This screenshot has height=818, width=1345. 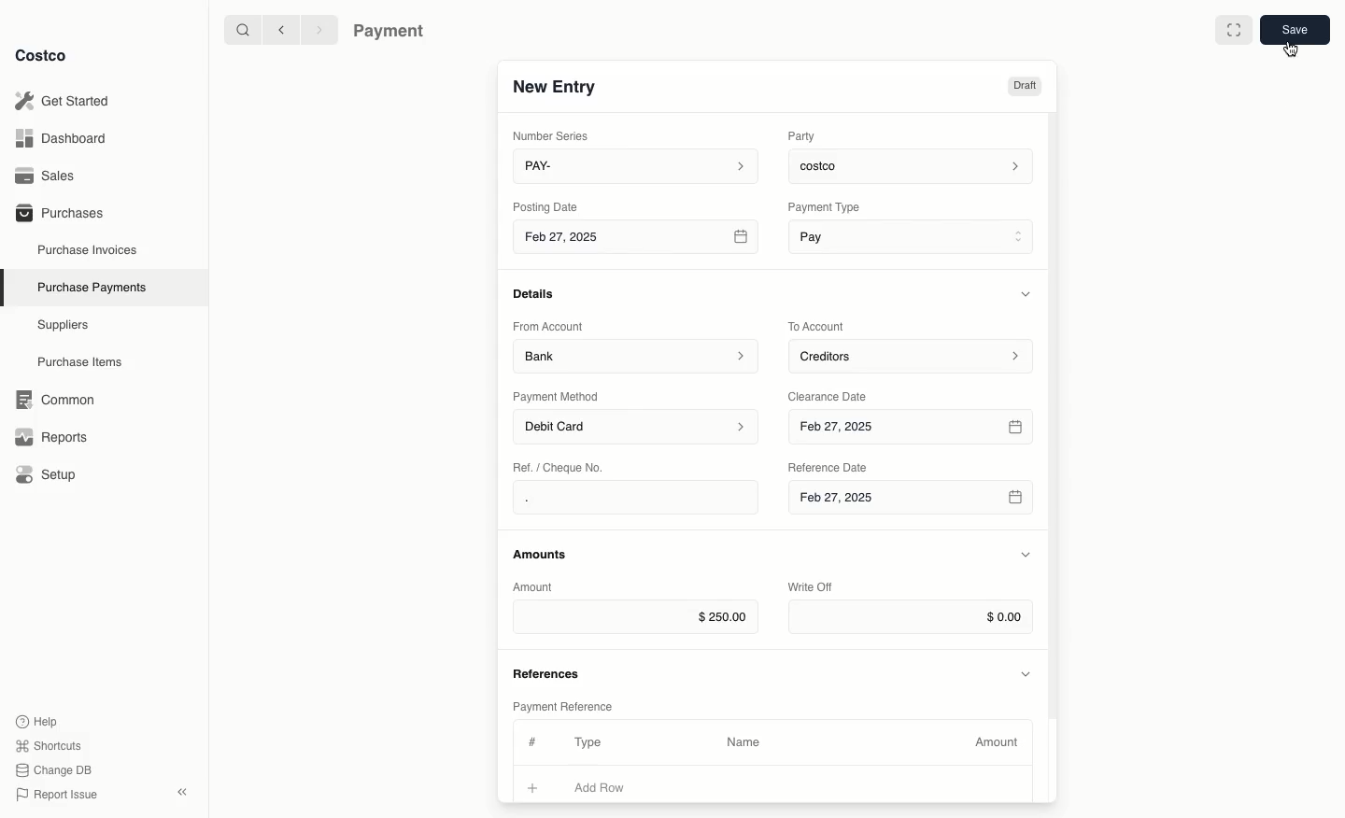 What do you see at coordinates (89, 249) in the screenshot?
I see `Purchase Invoices` at bounding box center [89, 249].